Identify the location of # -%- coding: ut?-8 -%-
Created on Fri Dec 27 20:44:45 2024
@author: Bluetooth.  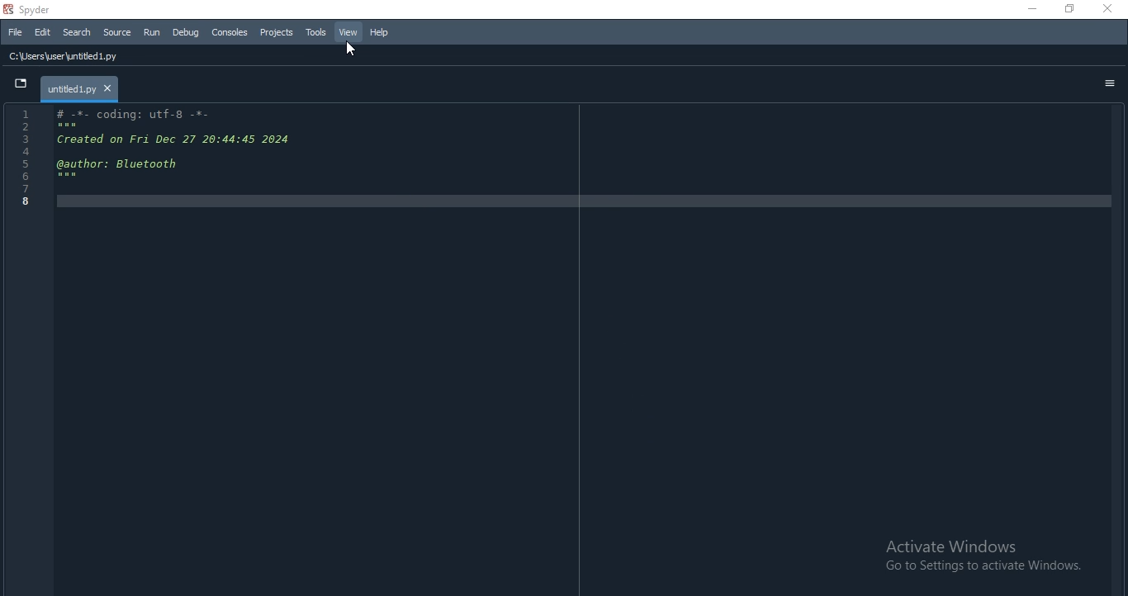
(562, 221).